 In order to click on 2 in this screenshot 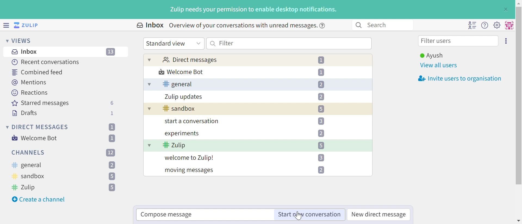, I will do `click(321, 85)`.